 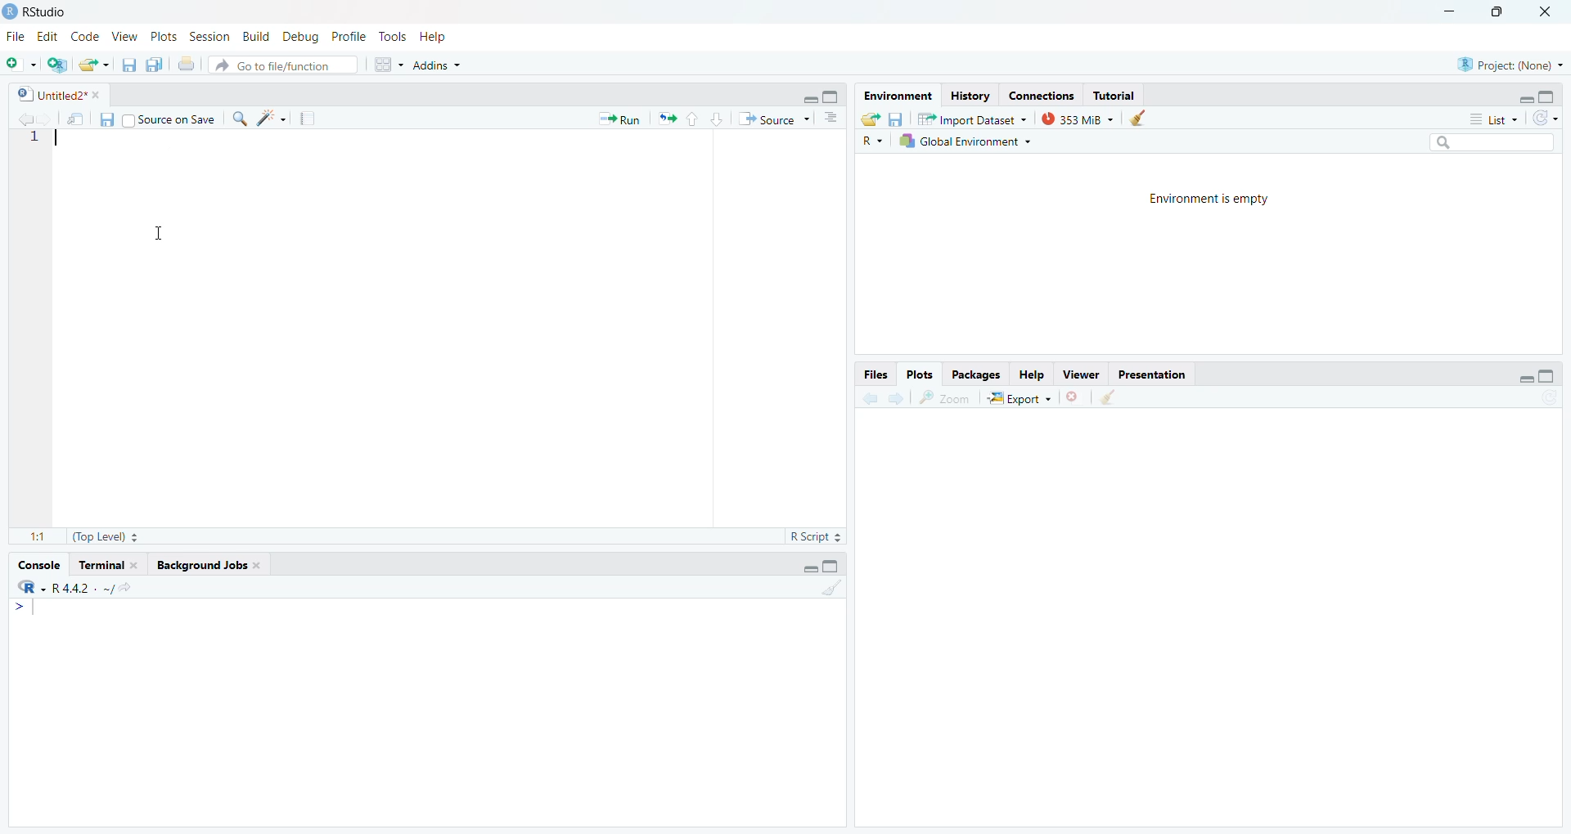 I want to click on Source on Save, so click(x=170, y=120).